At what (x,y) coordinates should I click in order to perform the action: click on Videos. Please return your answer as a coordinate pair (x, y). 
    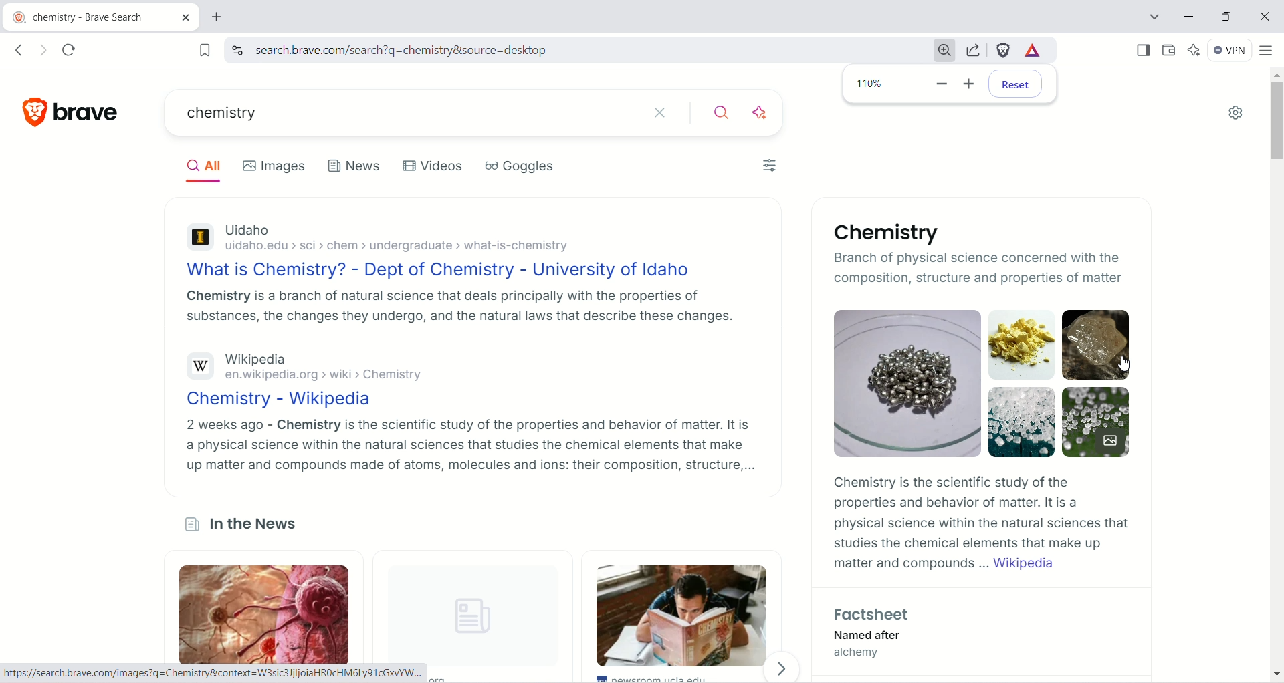
    Looking at the image, I should click on (431, 166).